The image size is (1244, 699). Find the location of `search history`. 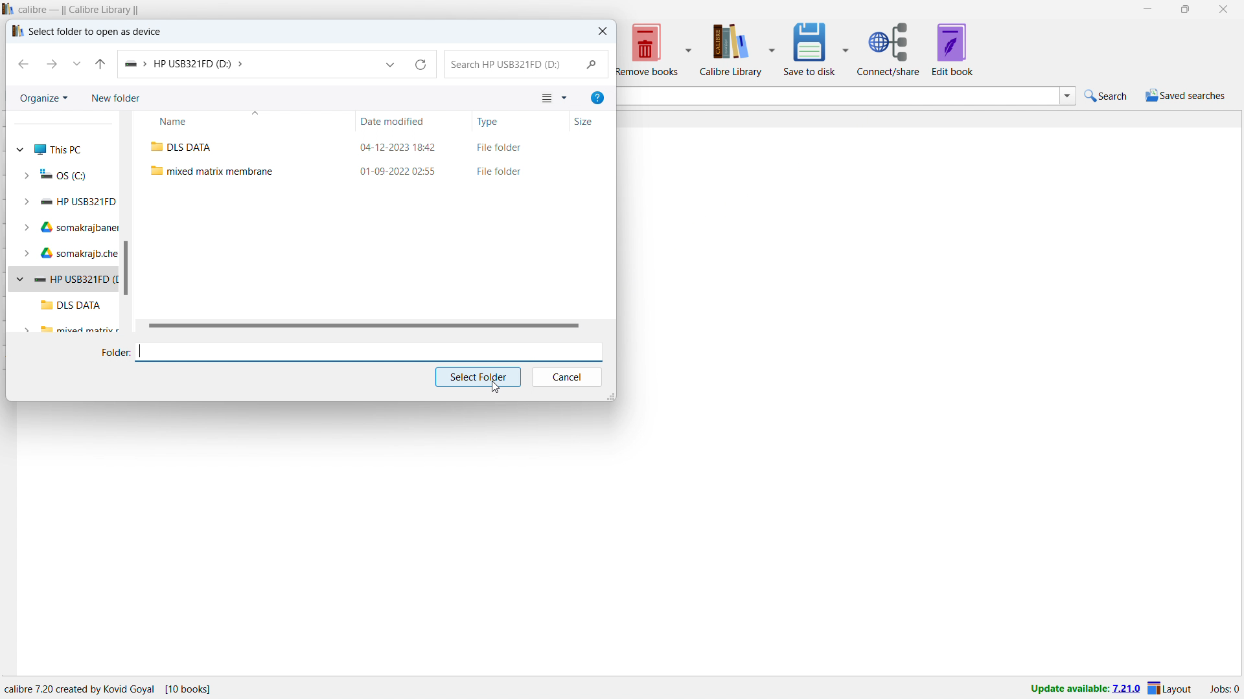

search history is located at coordinates (1067, 96).